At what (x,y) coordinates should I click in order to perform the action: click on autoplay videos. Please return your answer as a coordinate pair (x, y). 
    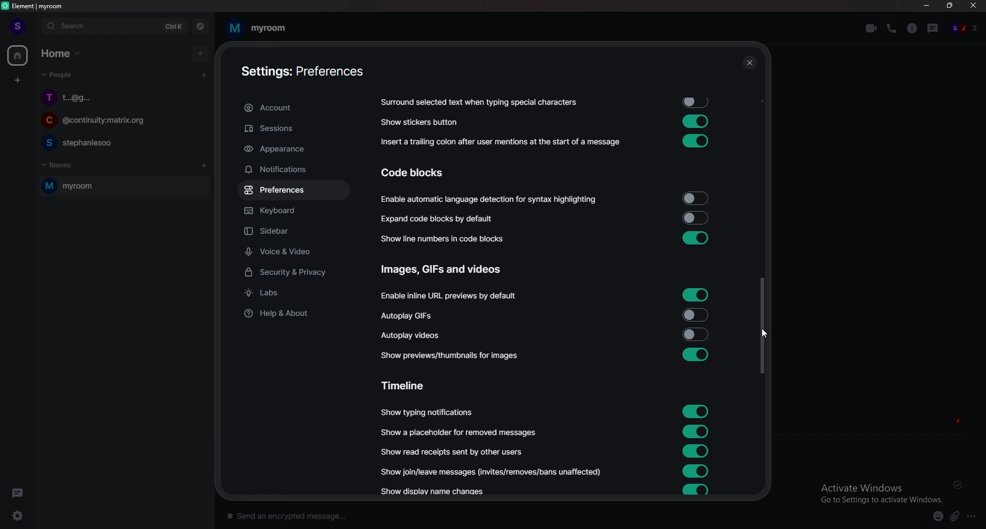
    Looking at the image, I should click on (411, 334).